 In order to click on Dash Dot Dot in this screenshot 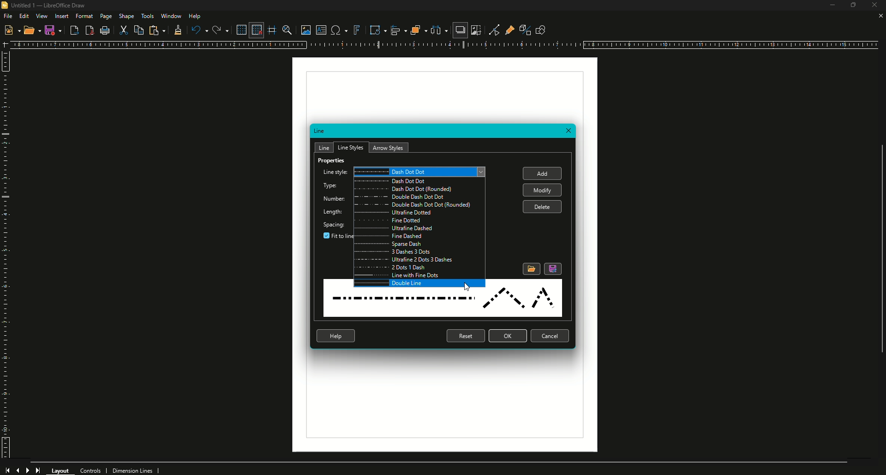, I will do `click(422, 171)`.